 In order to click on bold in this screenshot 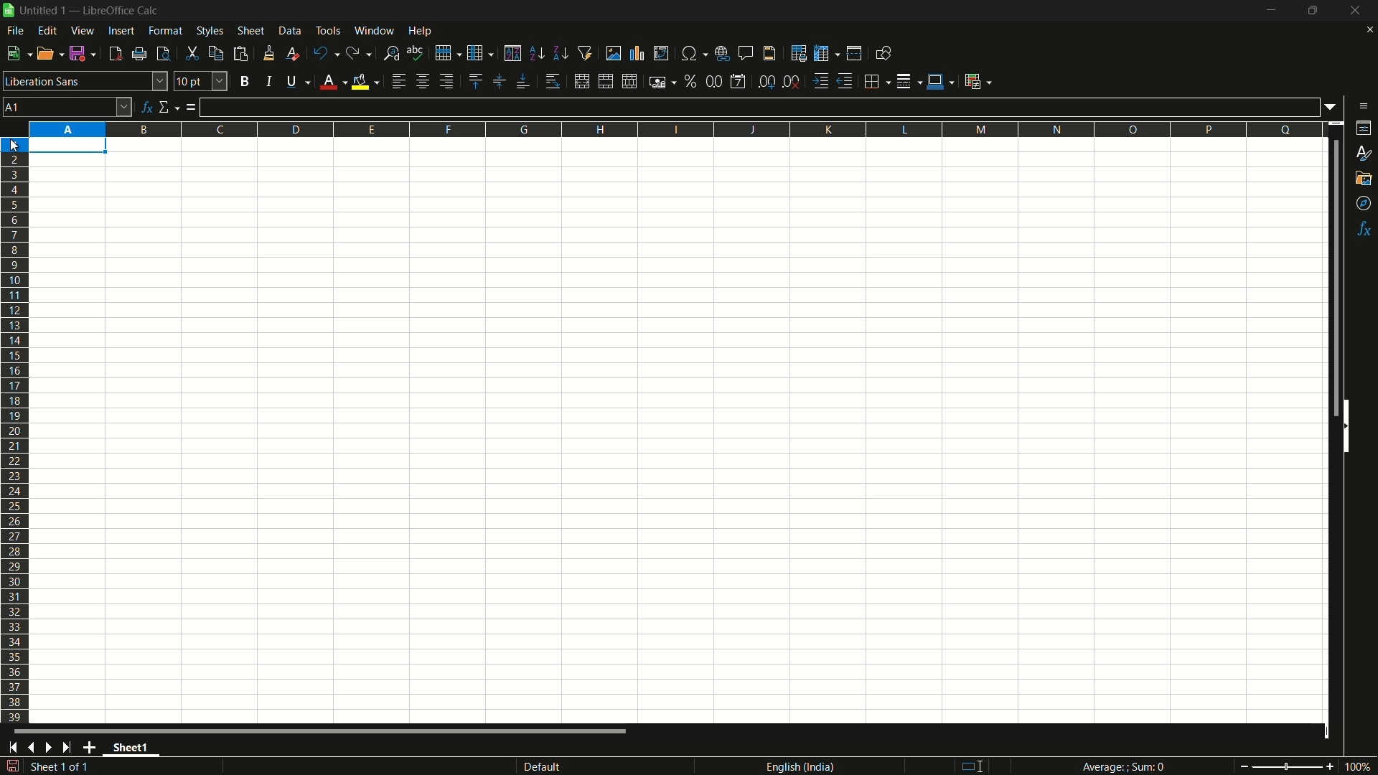, I will do `click(244, 80)`.